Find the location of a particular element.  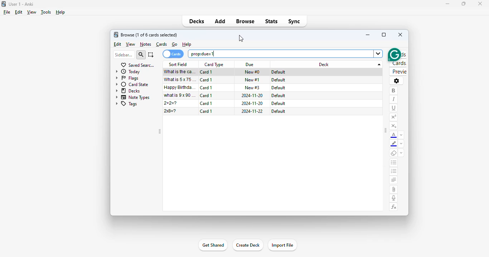

close is located at coordinates (480, 3).